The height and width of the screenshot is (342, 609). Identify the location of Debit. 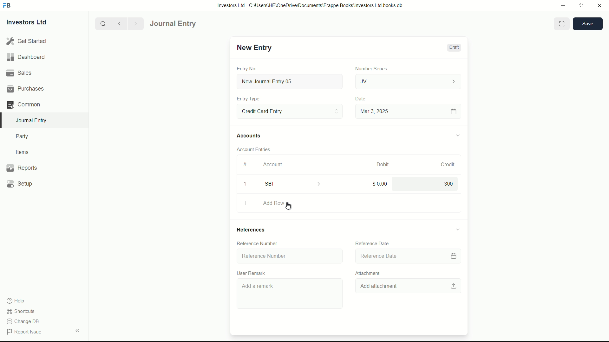
(380, 165).